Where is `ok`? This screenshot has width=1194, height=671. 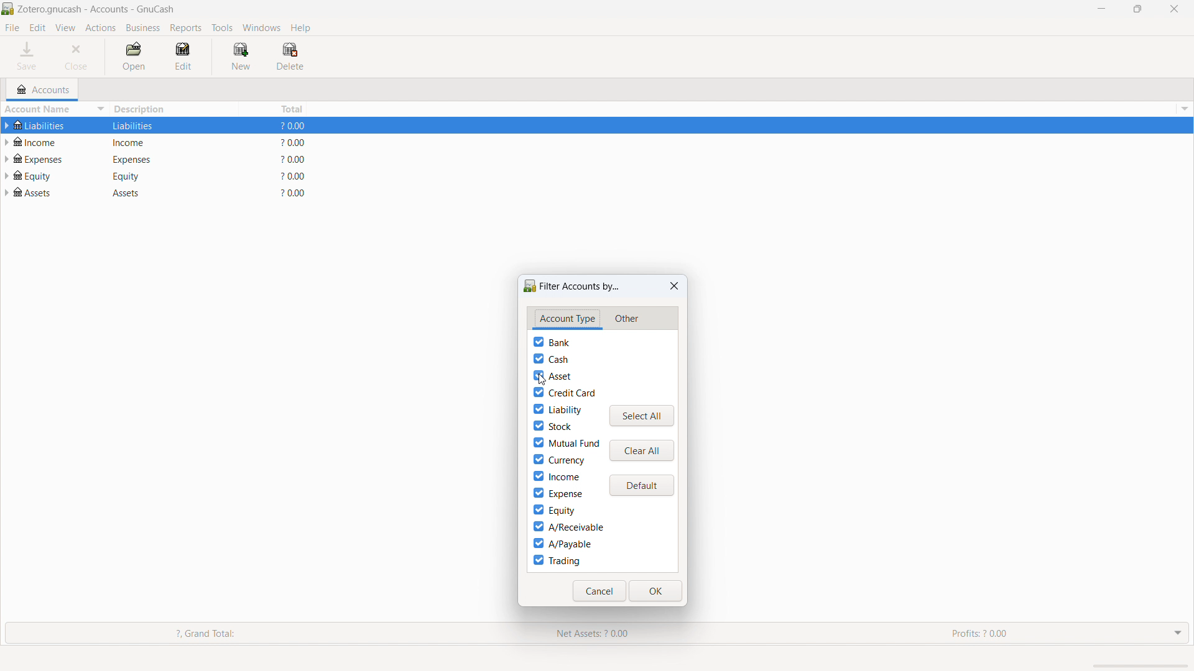 ok is located at coordinates (656, 591).